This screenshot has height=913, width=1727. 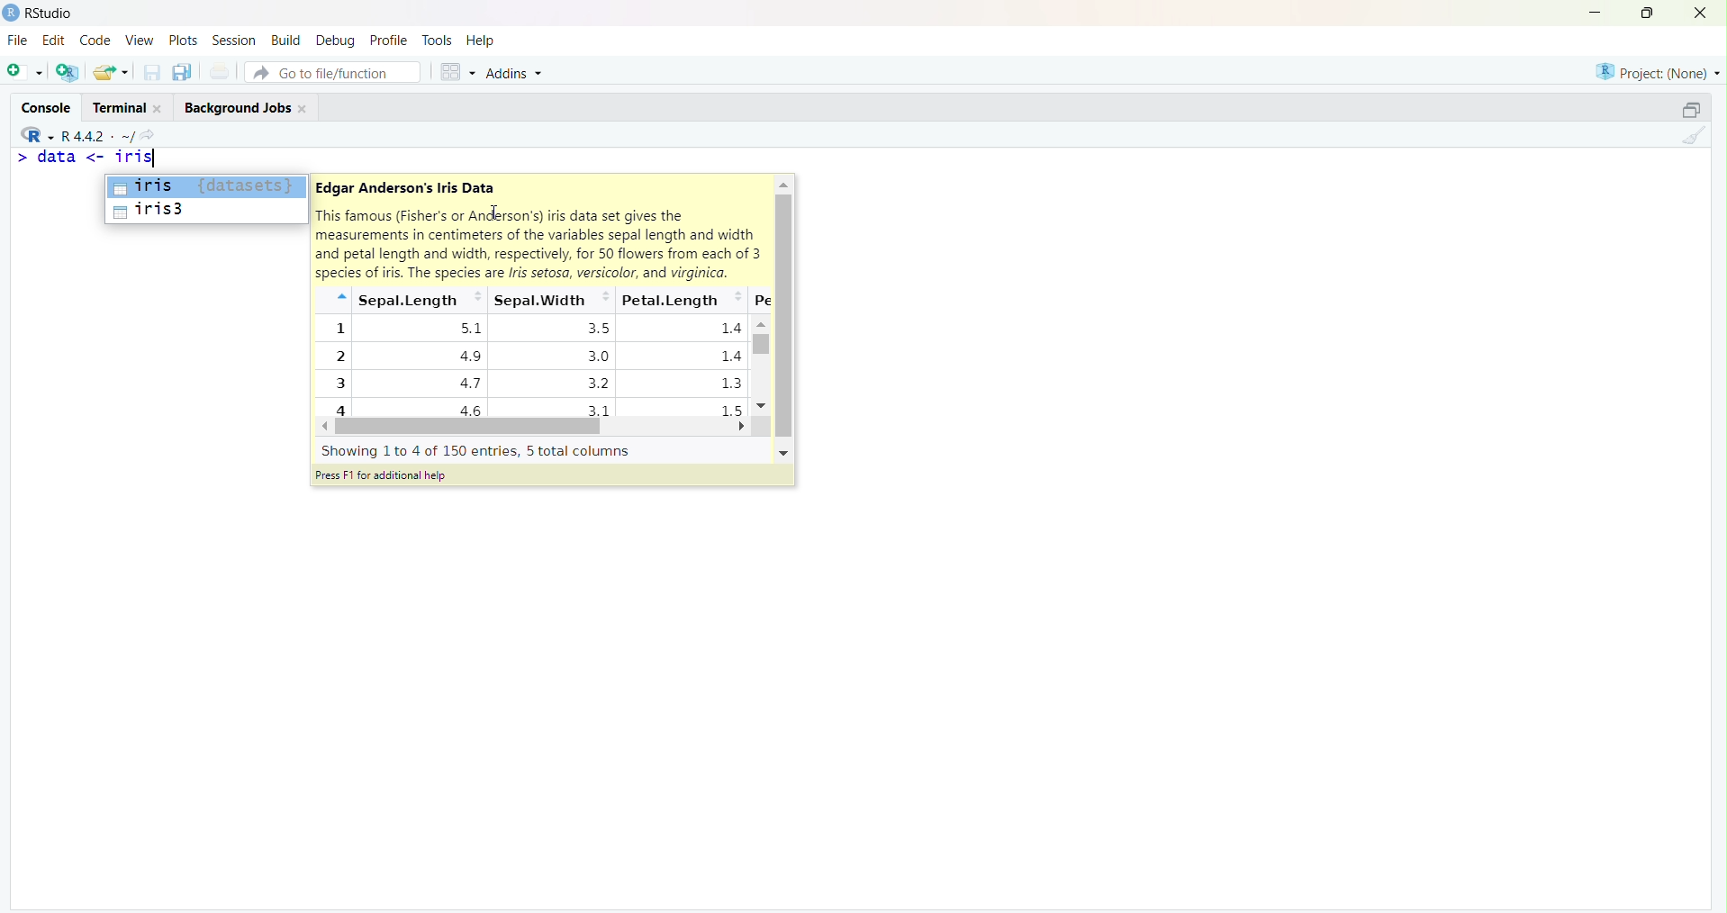 I want to click on Maximize, so click(x=1646, y=14).